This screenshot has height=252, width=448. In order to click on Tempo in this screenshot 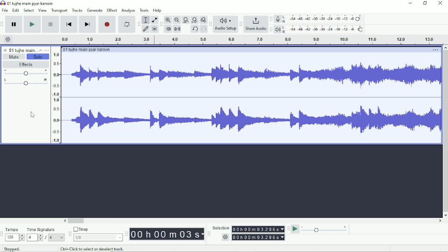, I will do `click(15, 230)`.